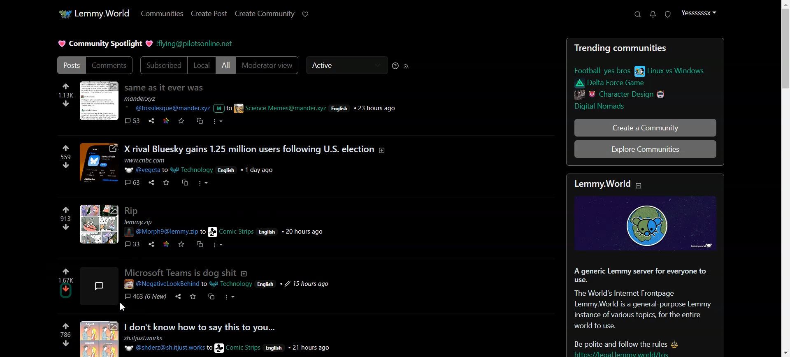  I want to click on Unread report, so click(667, 14).